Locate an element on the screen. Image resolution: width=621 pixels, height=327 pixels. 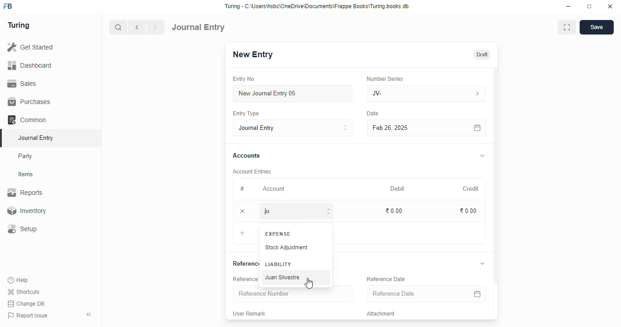
minimize is located at coordinates (569, 6).